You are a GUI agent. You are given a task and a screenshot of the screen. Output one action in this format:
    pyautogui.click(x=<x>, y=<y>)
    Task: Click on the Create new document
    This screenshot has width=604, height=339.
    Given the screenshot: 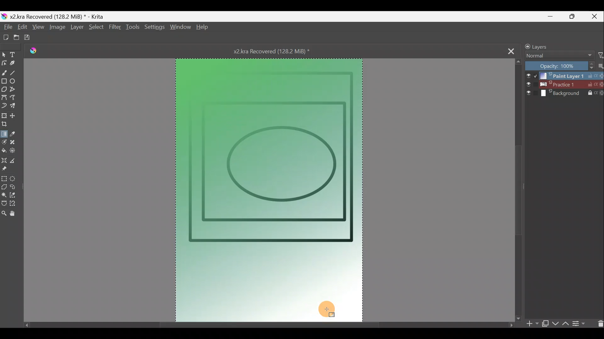 What is the action you would take?
    pyautogui.click(x=4, y=37)
    